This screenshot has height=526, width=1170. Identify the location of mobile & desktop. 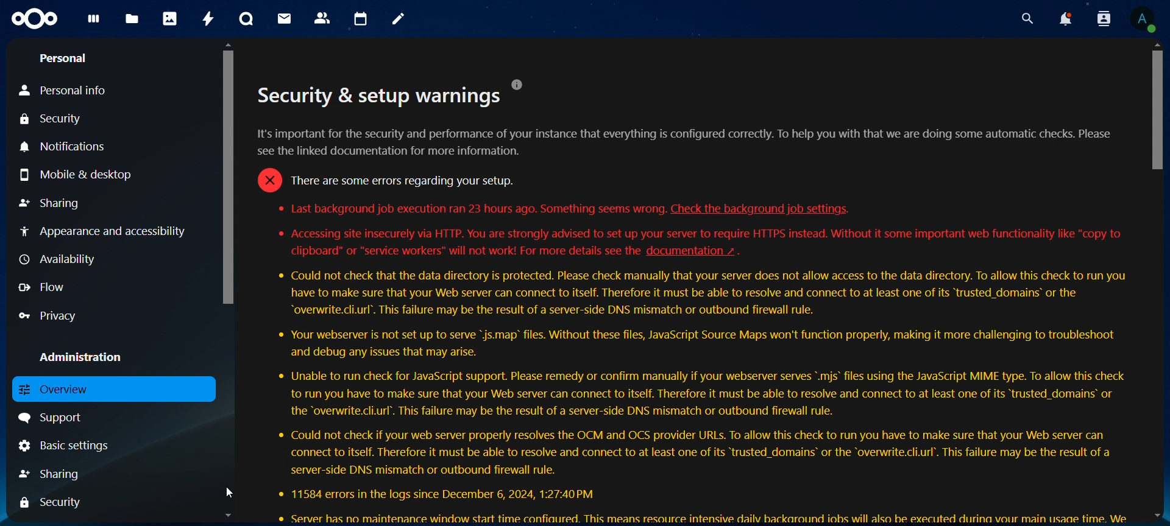
(87, 174).